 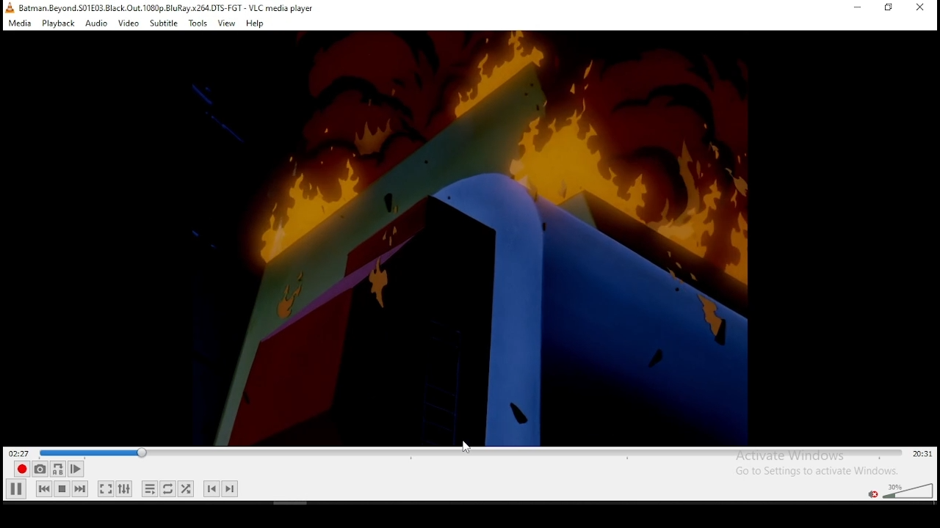 I want to click on seek bar, so click(x=472, y=453).